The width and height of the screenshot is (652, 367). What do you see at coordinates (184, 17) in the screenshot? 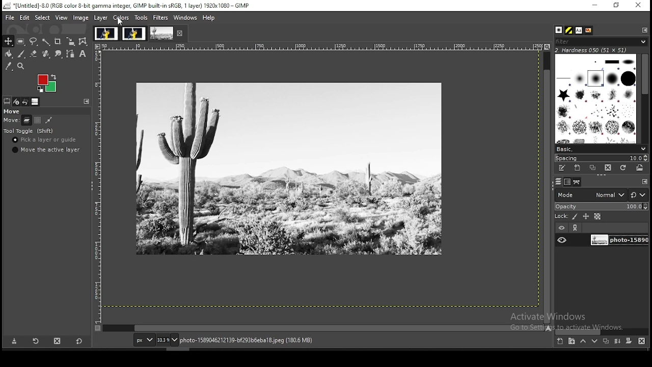
I see `windows` at bounding box center [184, 17].